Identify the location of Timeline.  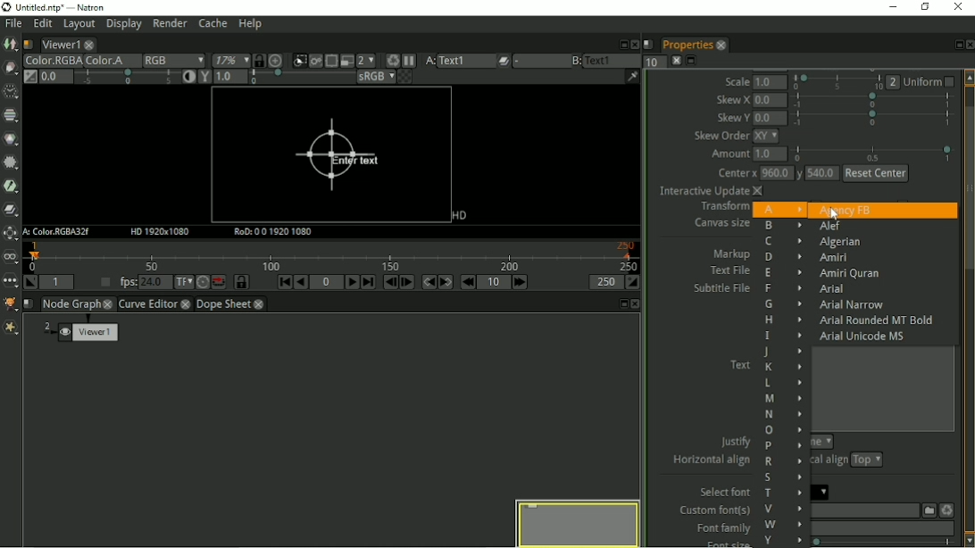
(334, 256).